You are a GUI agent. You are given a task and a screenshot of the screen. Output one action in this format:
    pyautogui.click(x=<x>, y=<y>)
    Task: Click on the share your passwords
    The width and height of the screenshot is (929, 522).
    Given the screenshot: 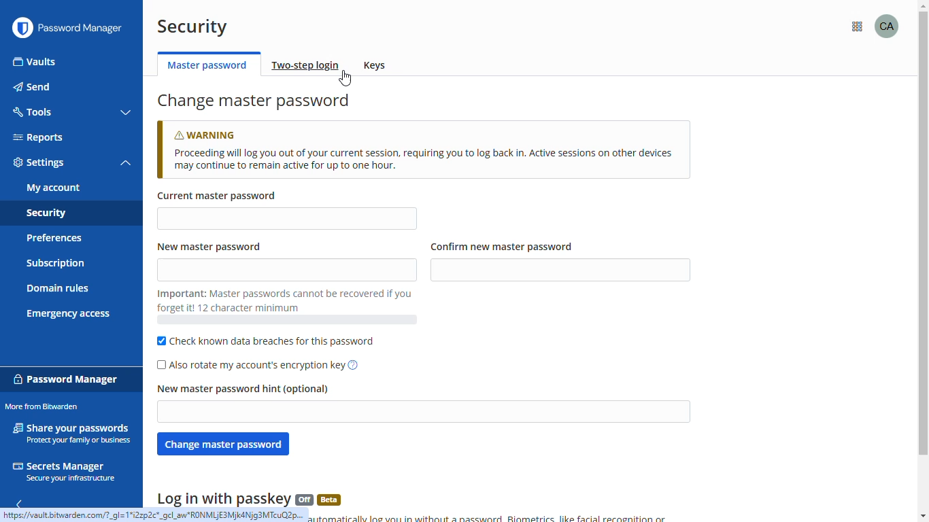 What is the action you would take?
    pyautogui.click(x=73, y=432)
    